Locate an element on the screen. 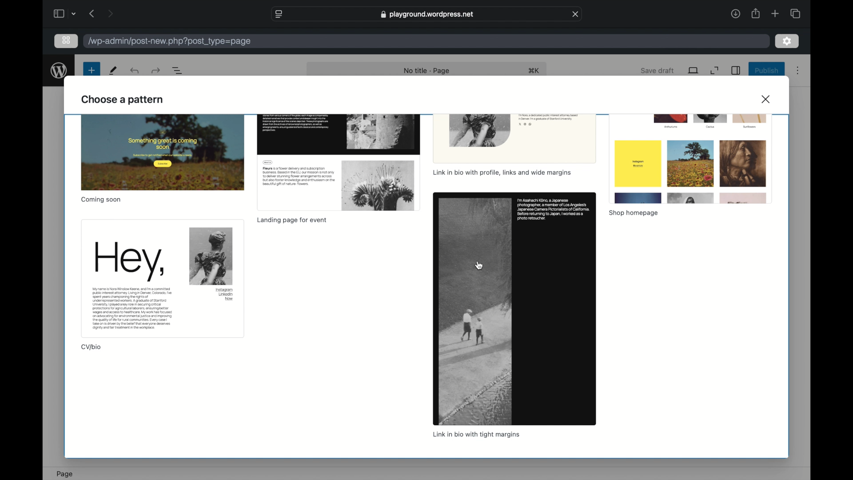 This screenshot has height=480, width=853. link in bio with profile is located at coordinates (501, 173).